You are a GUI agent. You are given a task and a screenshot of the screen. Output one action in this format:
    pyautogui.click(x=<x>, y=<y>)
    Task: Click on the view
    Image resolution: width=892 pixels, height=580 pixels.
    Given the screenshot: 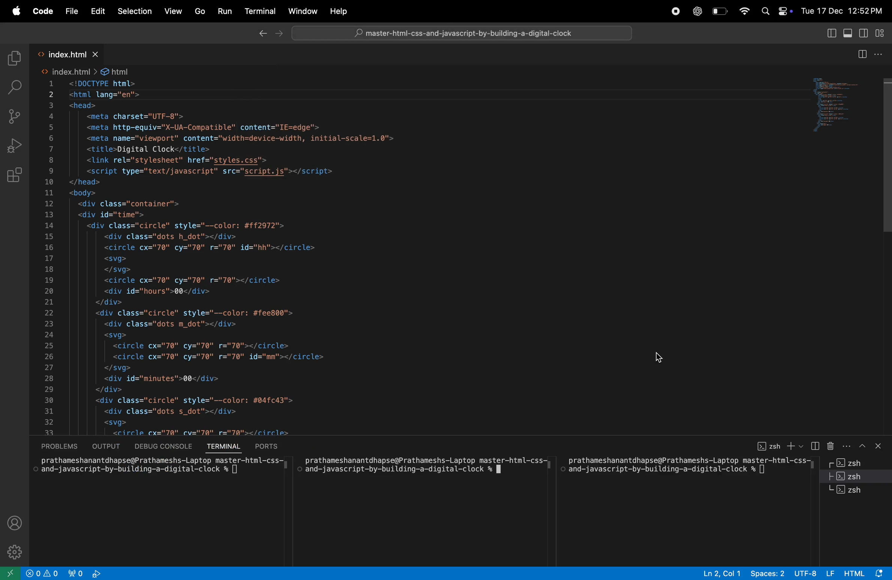 What is the action you would take?
    pyautogui.click(x=847, y=34)
    